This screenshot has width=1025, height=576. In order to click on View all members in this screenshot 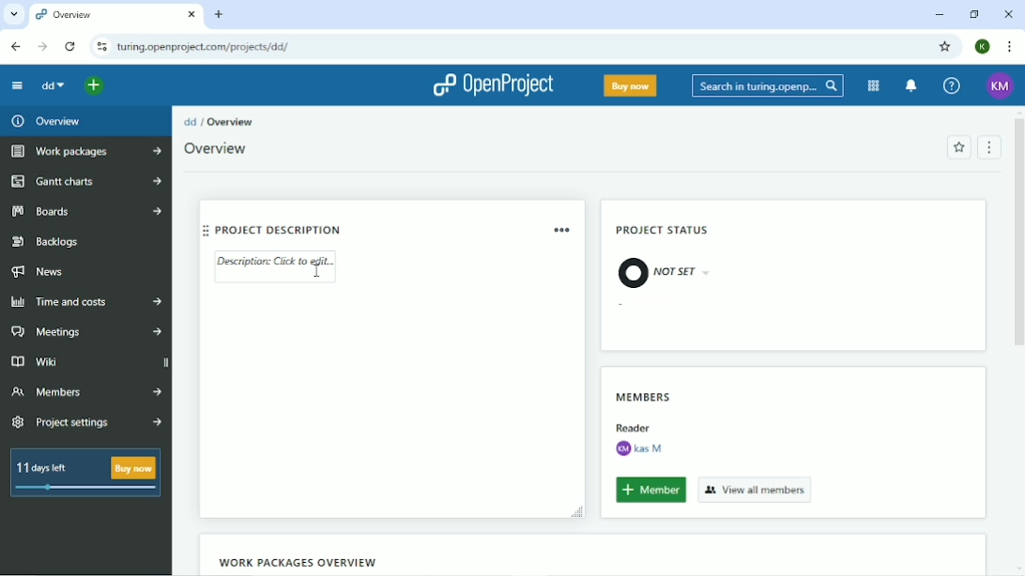, I will do `click(756, 489)`.